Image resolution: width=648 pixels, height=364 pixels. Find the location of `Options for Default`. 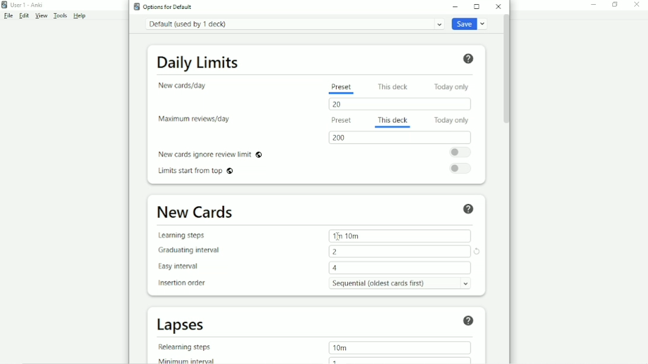

Options for Default is located at coordinates (163, 7).